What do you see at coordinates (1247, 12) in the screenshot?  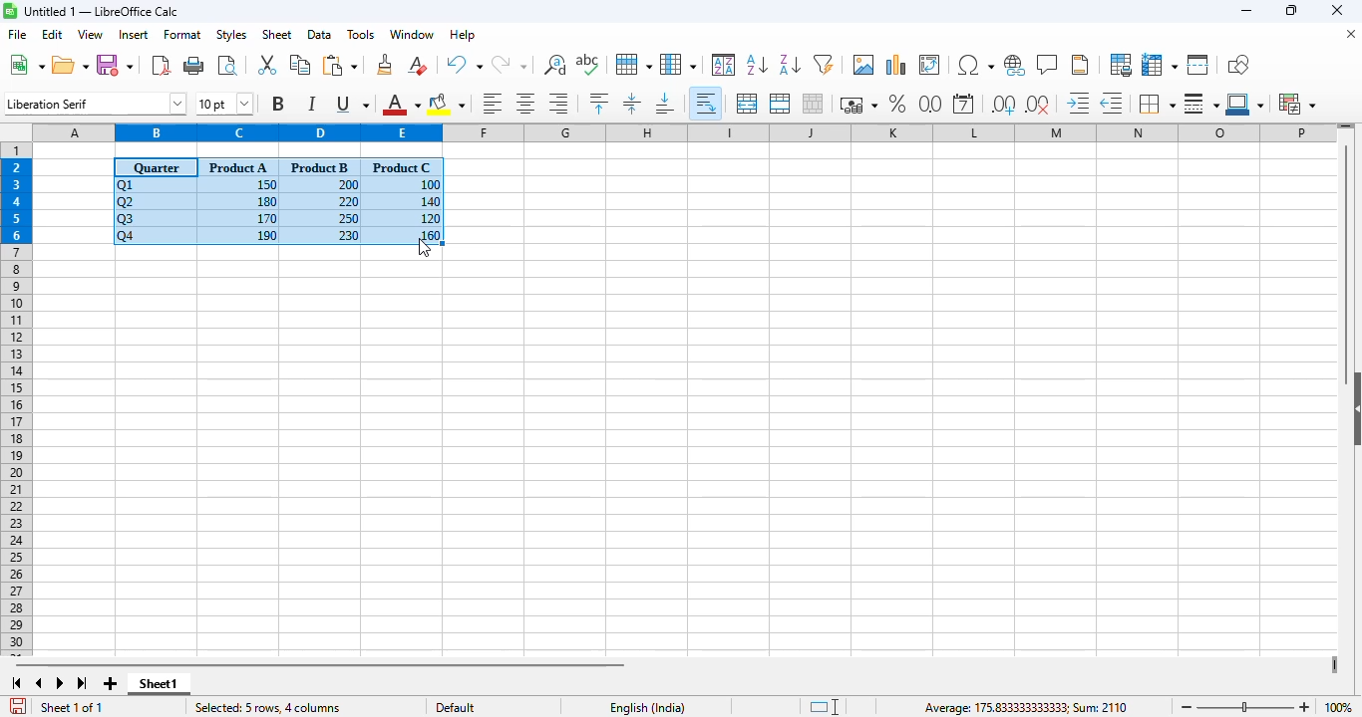 I see `minimize` at bounding box center [1247, 12].